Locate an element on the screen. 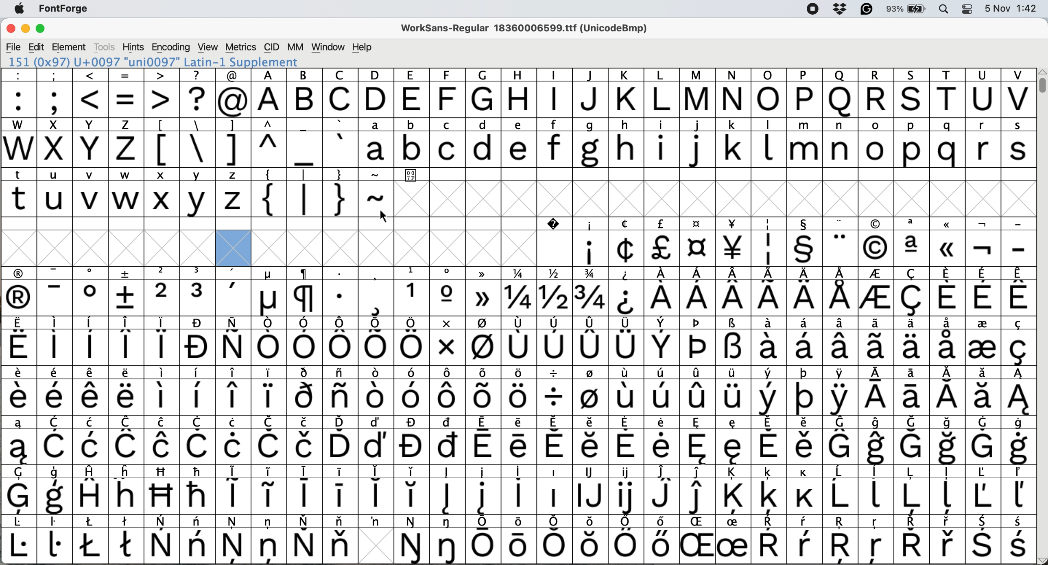  Symbol is located at coordinates (555, 242).